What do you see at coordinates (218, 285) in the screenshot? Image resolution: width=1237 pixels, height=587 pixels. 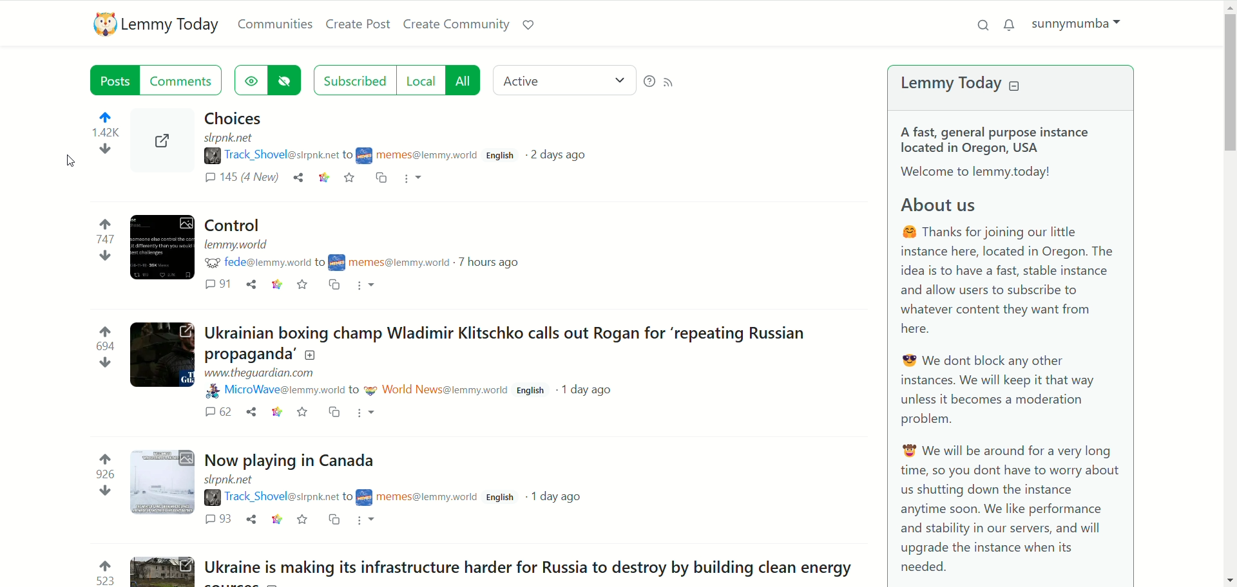 I see `91 comments` at bounding box center [218, 285].